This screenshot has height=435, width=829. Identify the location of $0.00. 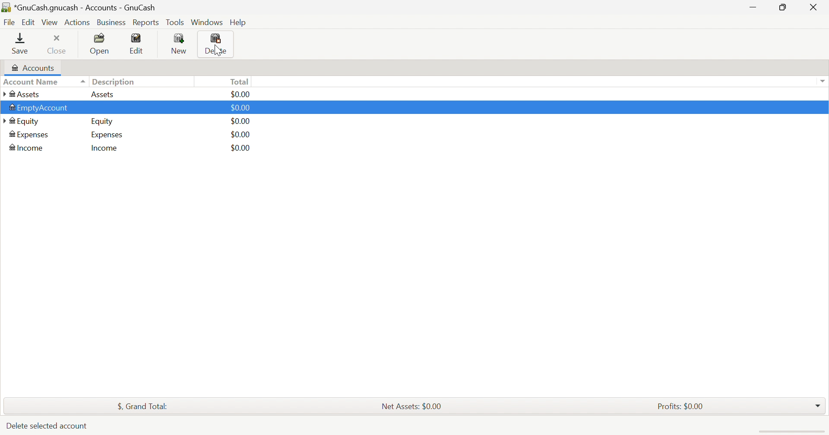
(239, 148).